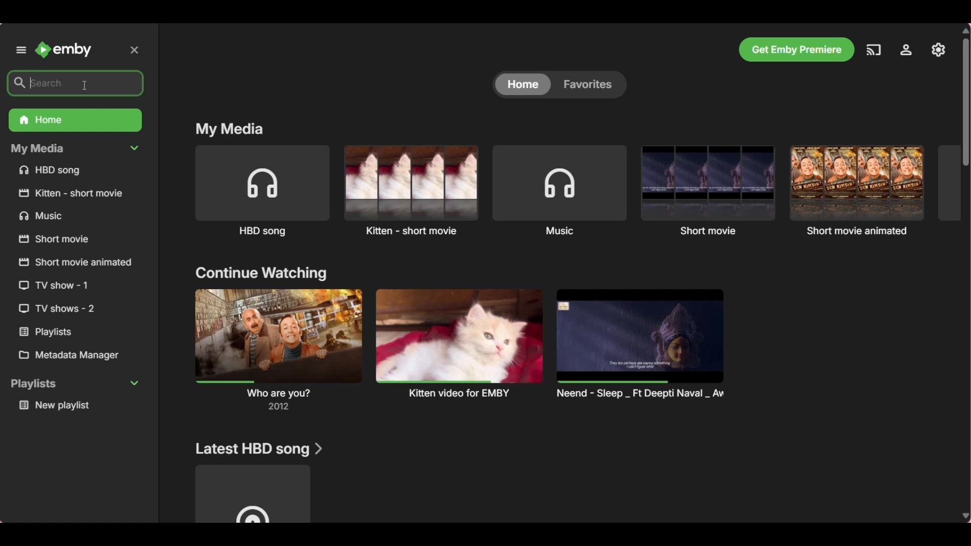 The image size is (971, 546). Describe the element at coordinates (75, 120) in the screenshot. I see `Home folder, highlighted` at that location.